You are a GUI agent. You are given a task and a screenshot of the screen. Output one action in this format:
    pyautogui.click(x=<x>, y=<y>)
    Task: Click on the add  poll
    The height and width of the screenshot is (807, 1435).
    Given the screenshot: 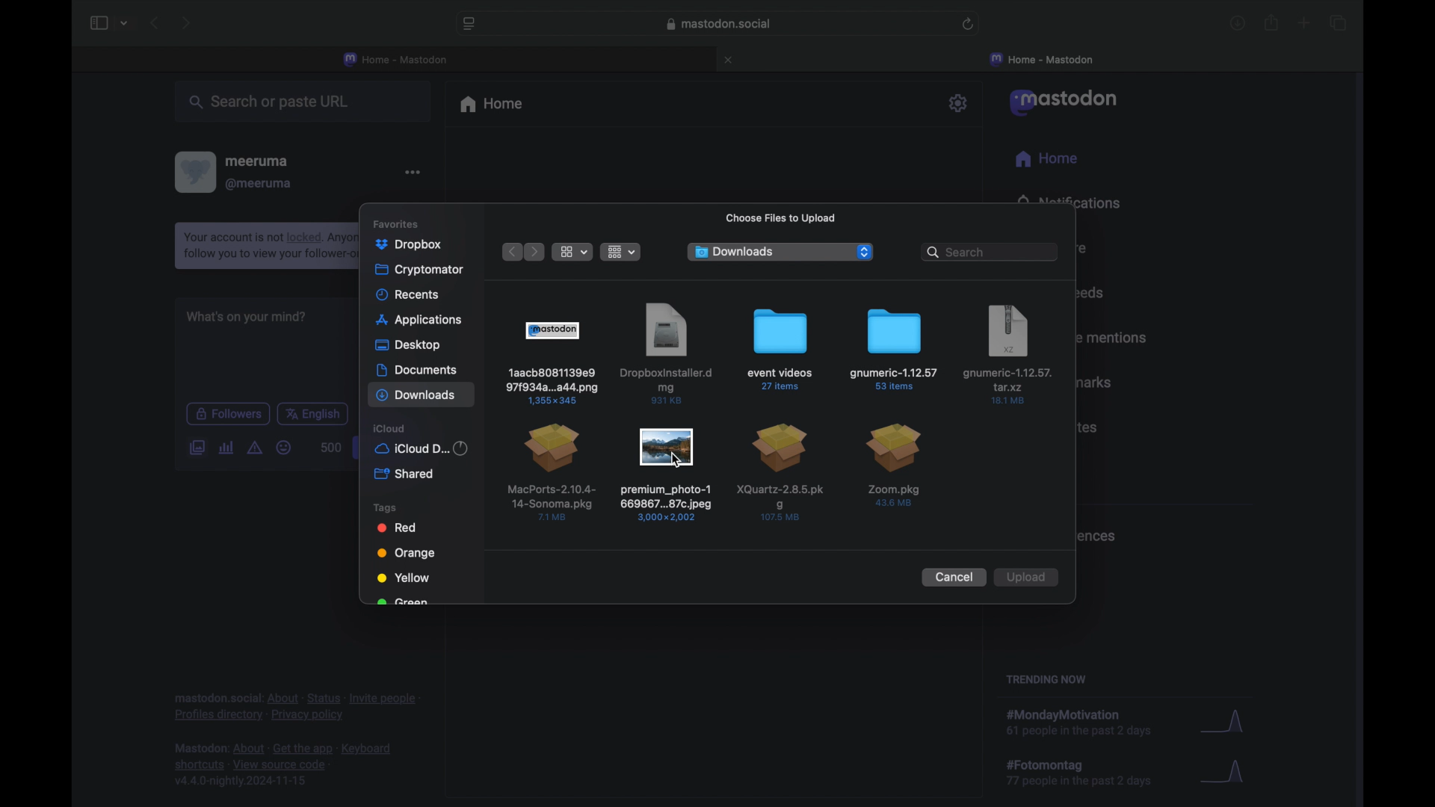 What is the action you would take?
    pyautogui.click(x=226, y=448)
    